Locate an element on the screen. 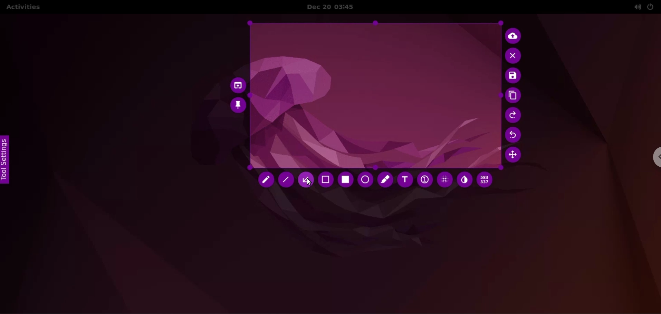  circle tool is located at coordinates (364, 180).